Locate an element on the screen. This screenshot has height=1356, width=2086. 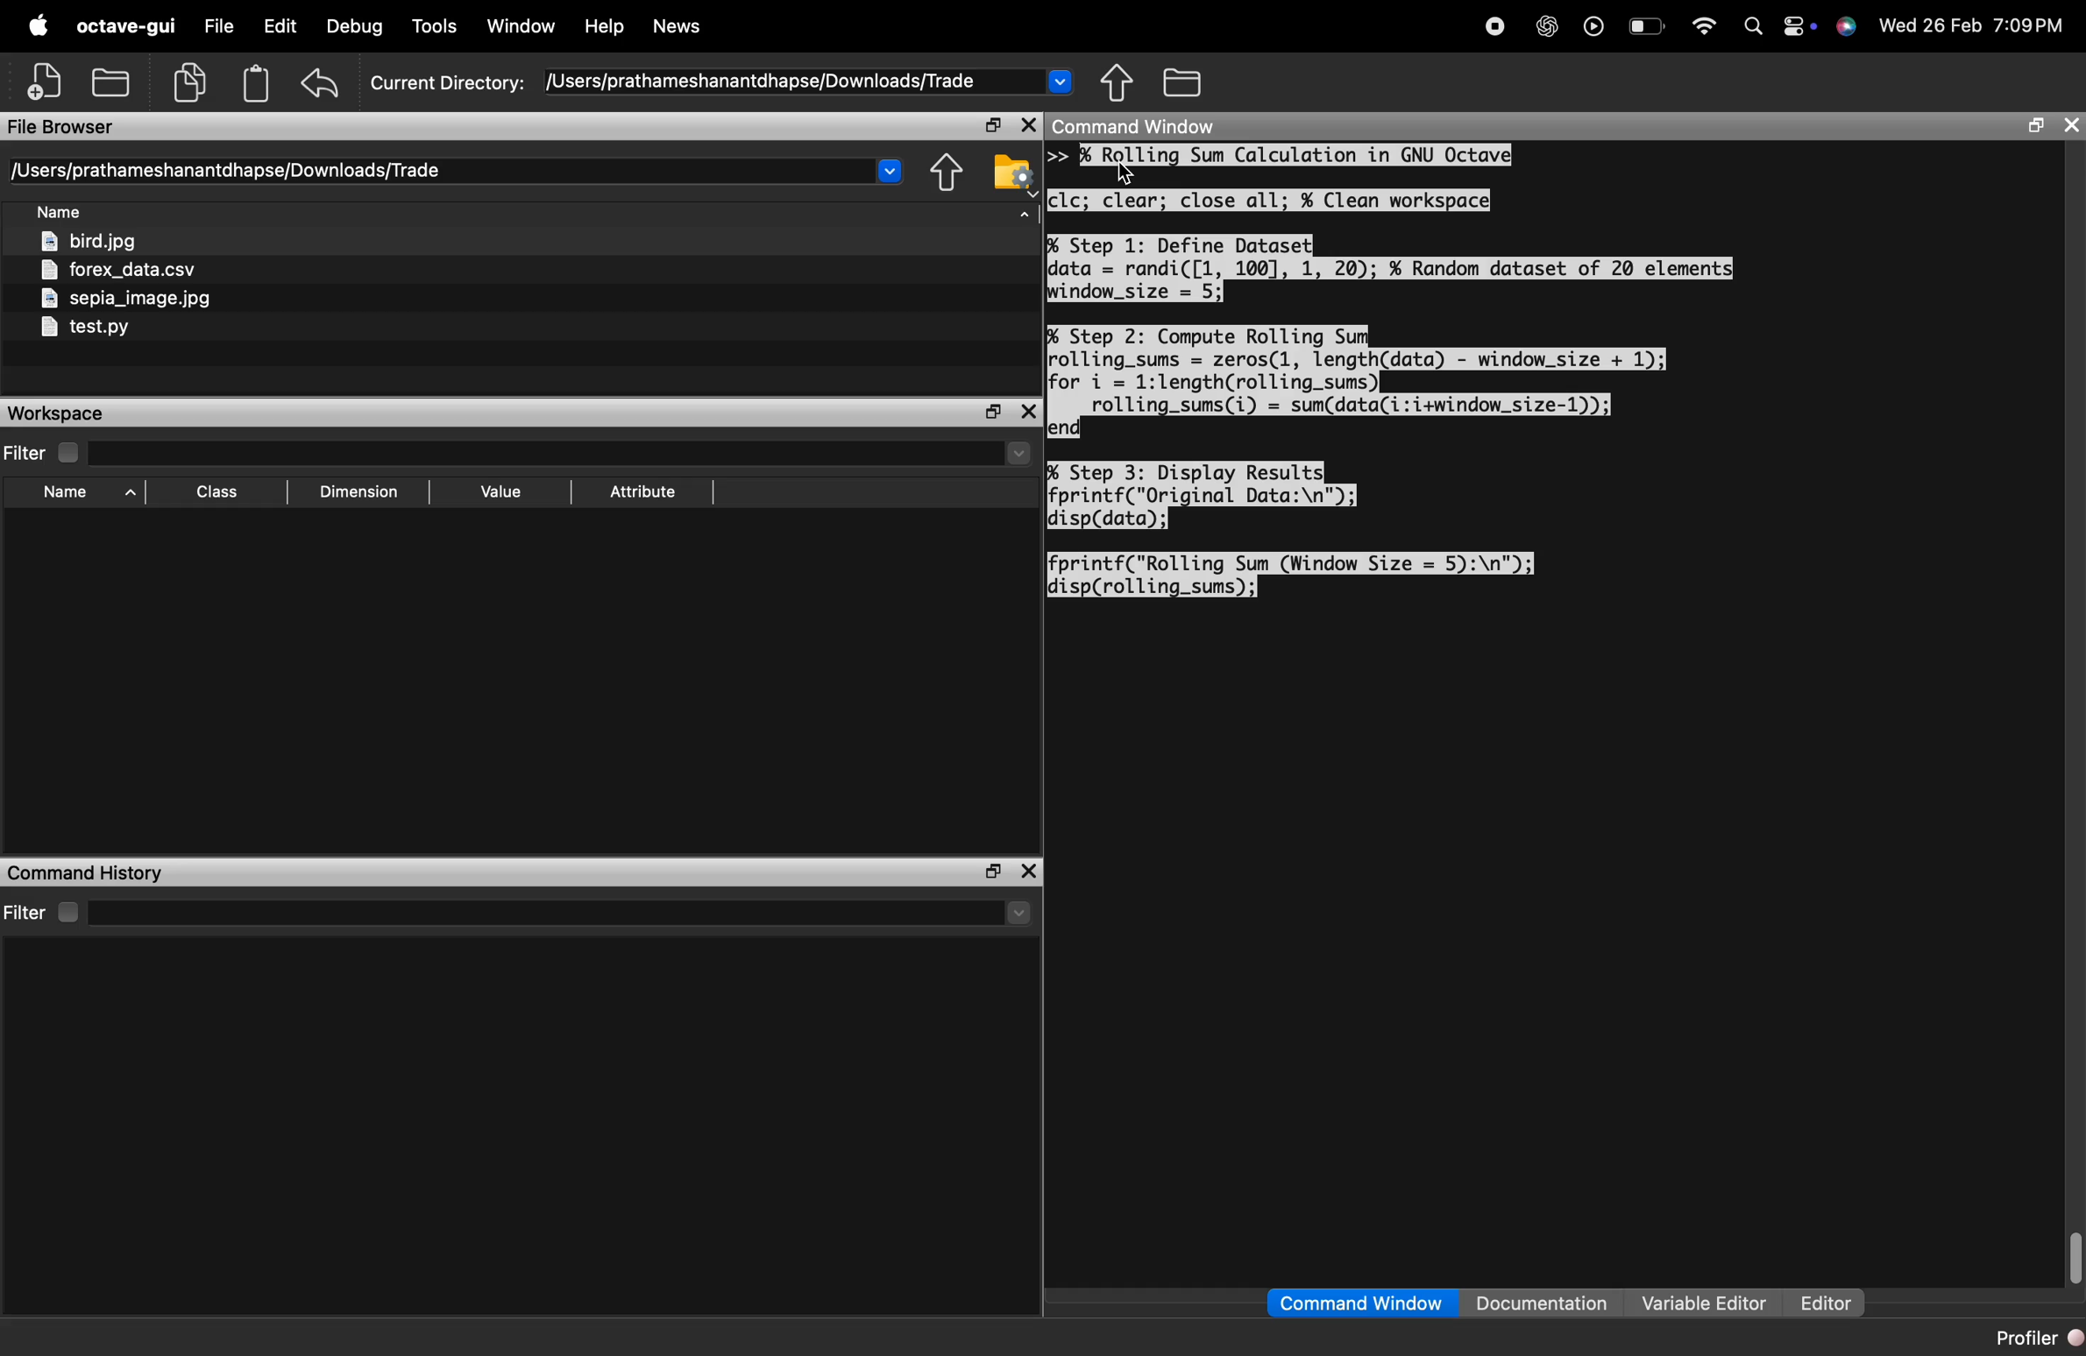
sort by name is located at coordinates (84, 493).